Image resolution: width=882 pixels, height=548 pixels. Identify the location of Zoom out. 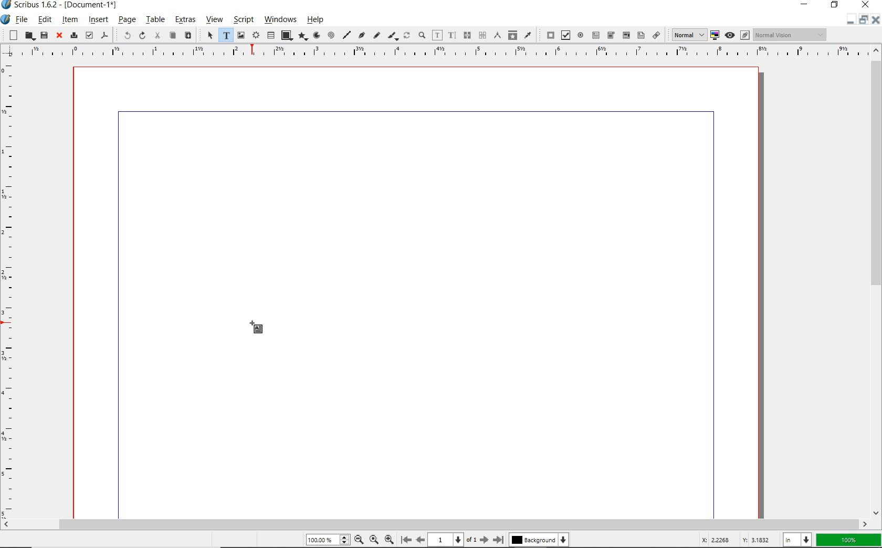
(357, 540).